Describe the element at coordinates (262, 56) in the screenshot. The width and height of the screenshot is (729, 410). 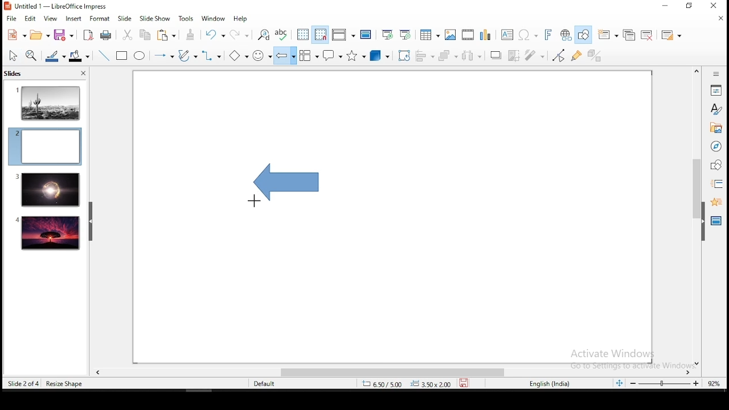
I see `symbol shapes` at that location.